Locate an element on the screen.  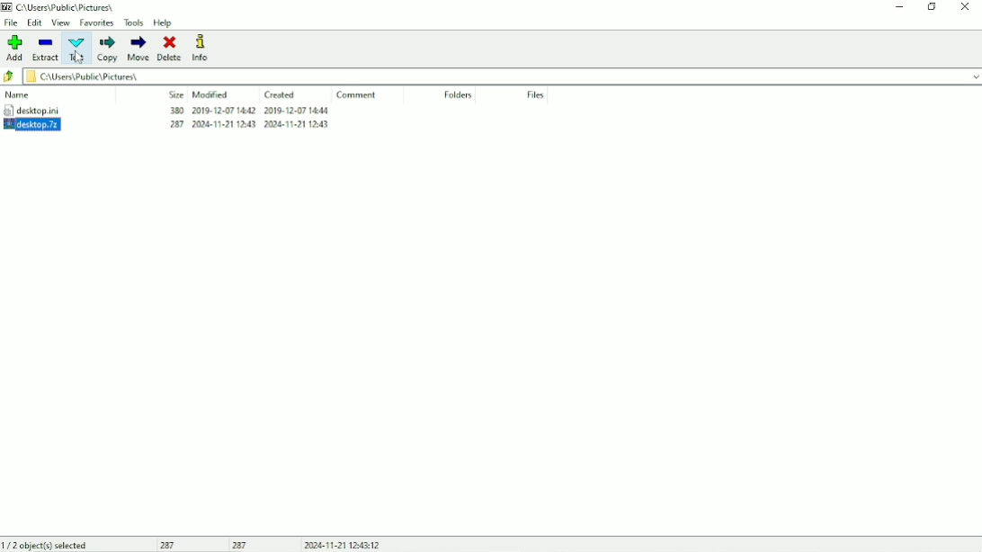
2024-11-21 12.43.12 is located at coordinates (343, 545).